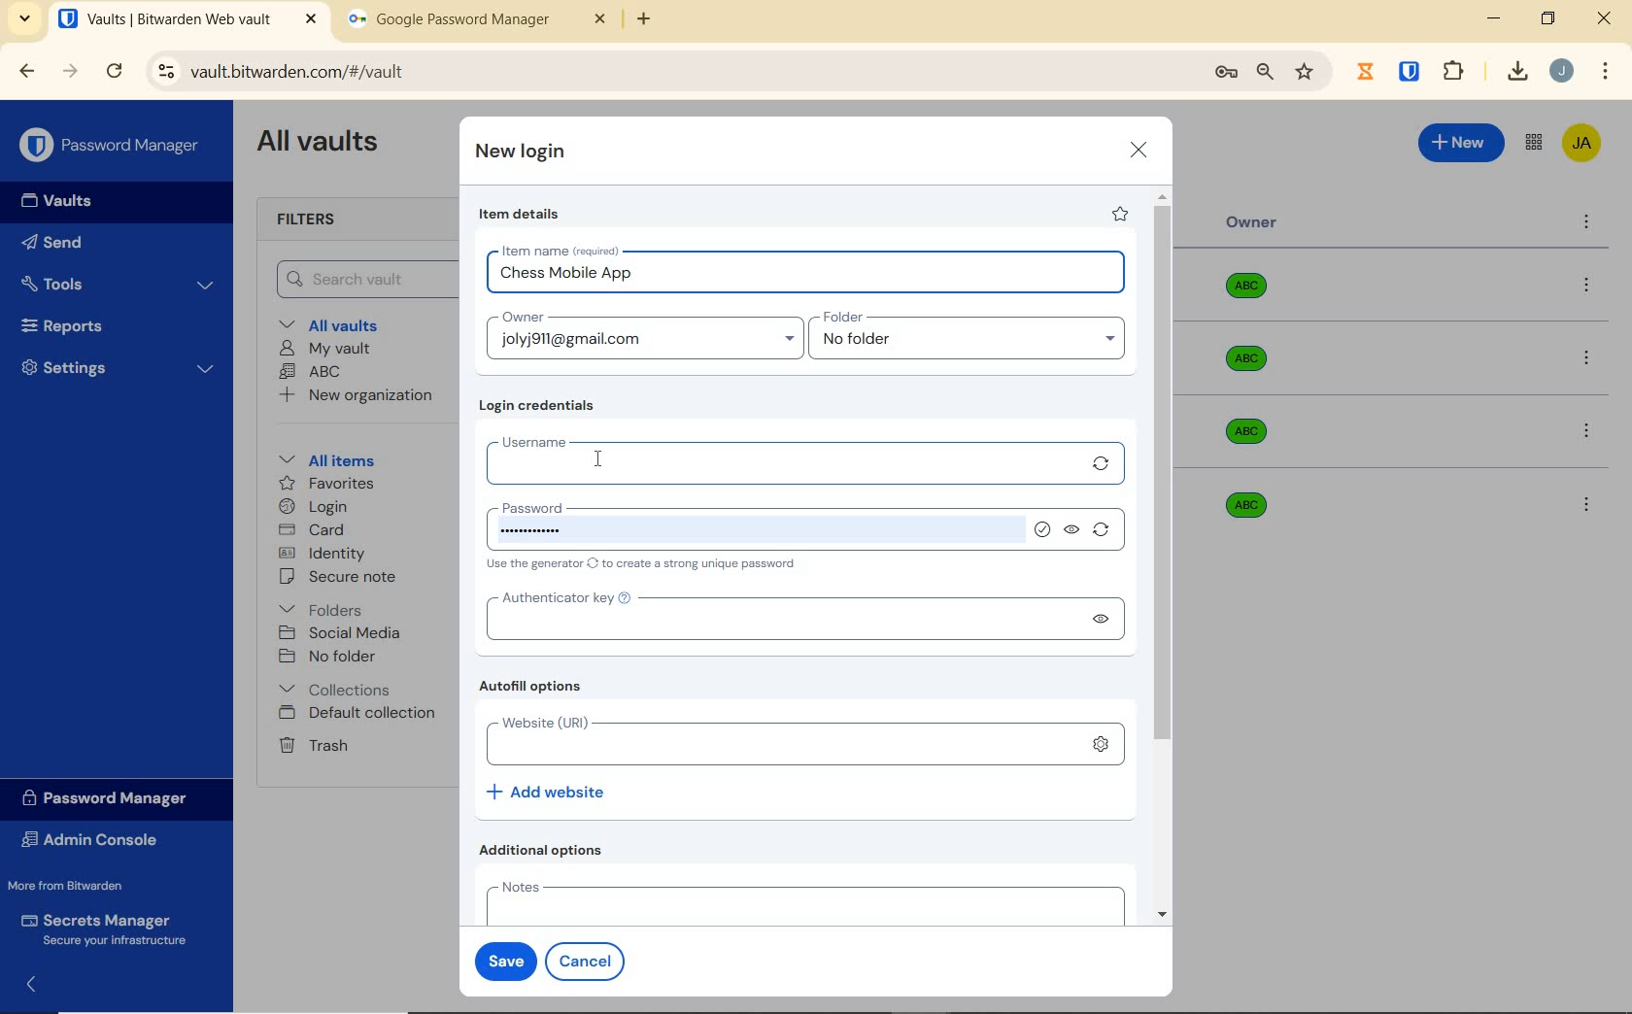 This screenshot has height=1014, width=1632. Describe the element at coordinates (62, 201) in the screenshot. I see `Vaults` at that location.